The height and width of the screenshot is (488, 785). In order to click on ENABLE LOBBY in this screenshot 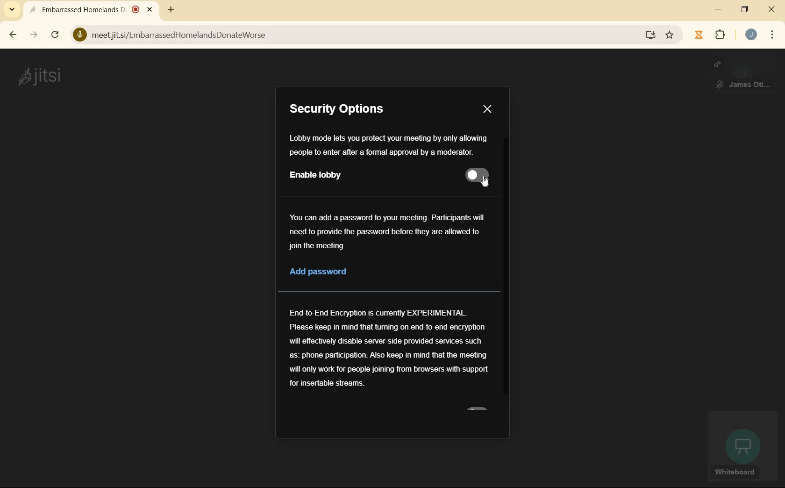, I will do `click(320, 176)`.